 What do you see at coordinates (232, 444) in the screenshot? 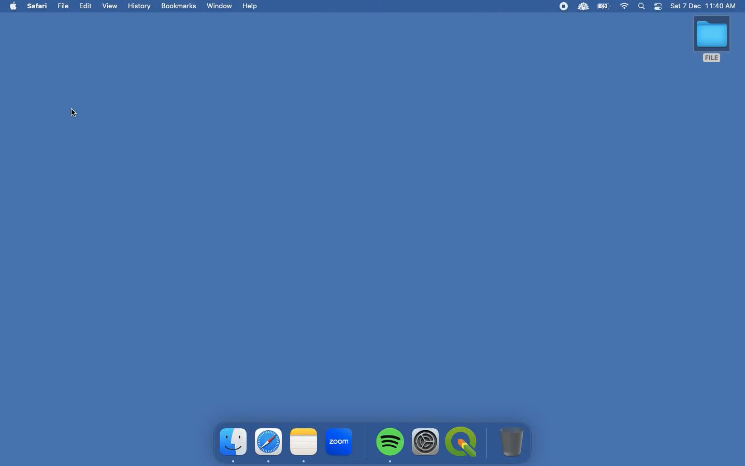
I see `finder` at bounding box center [232, 444].